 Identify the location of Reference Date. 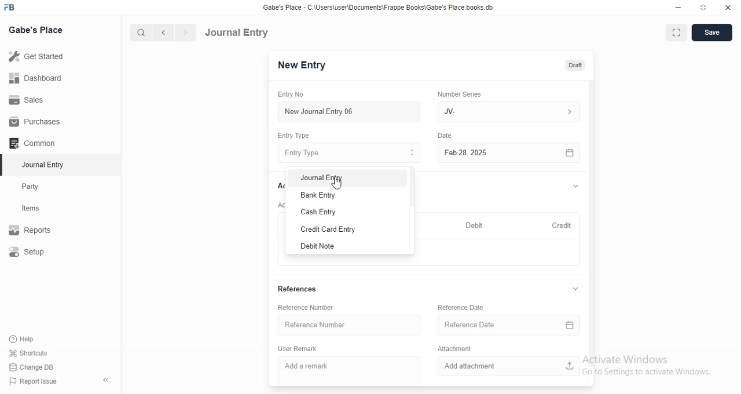
(468, 307).